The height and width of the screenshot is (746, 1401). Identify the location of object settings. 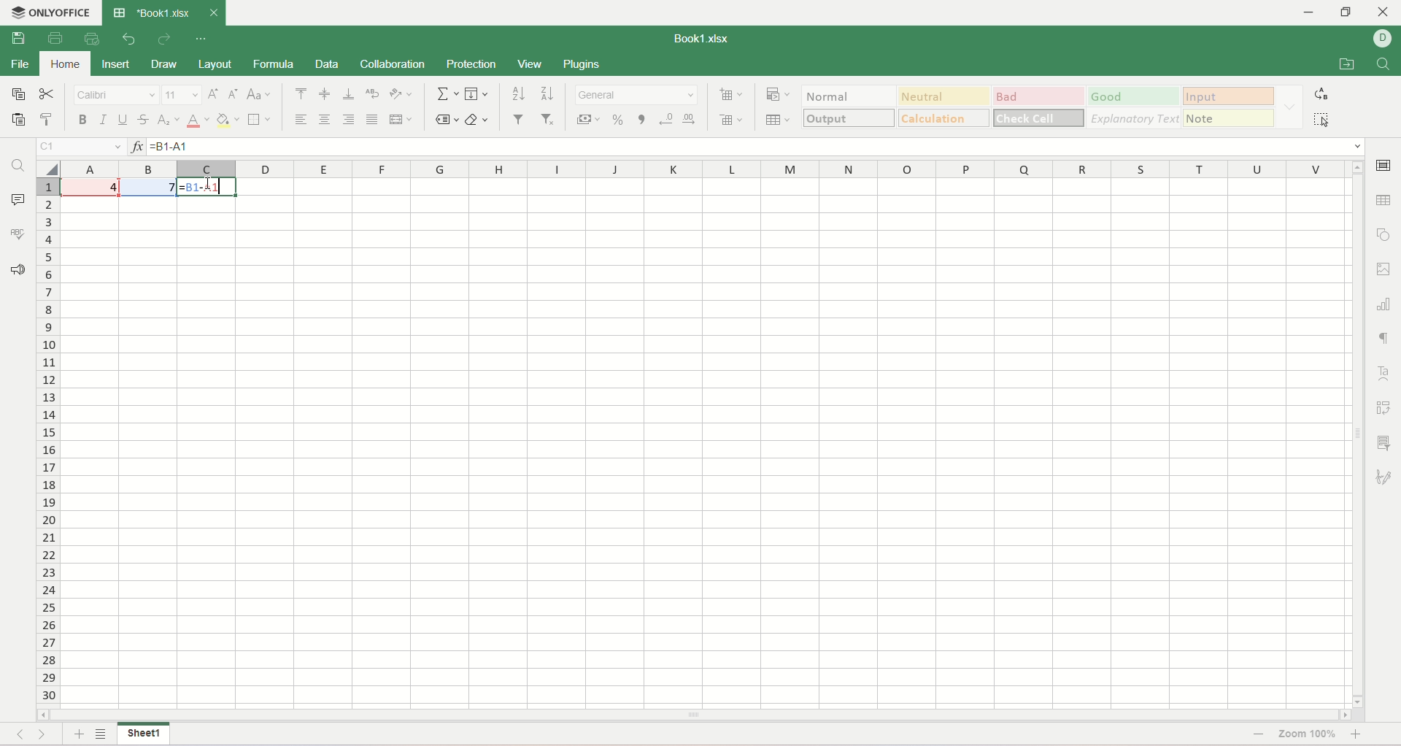
(1383, 232).